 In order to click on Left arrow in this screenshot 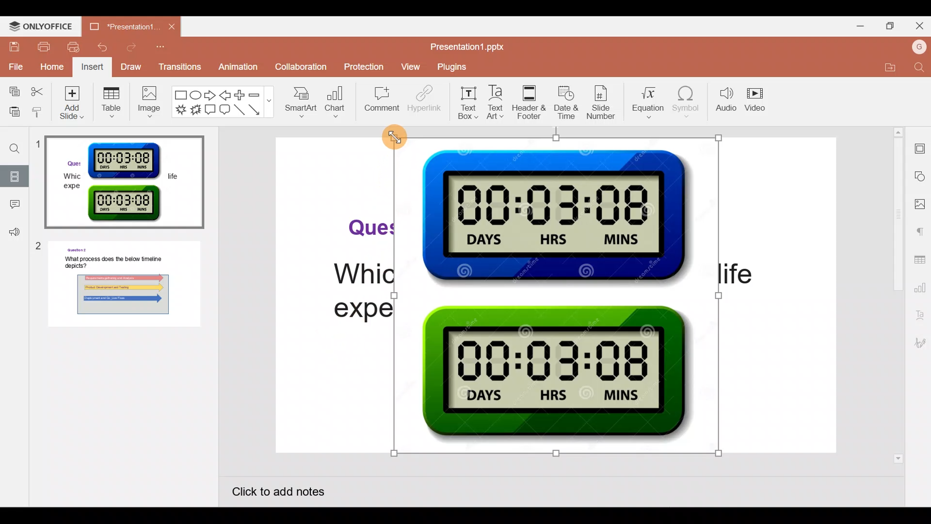, I will do `click(227, 96)`.